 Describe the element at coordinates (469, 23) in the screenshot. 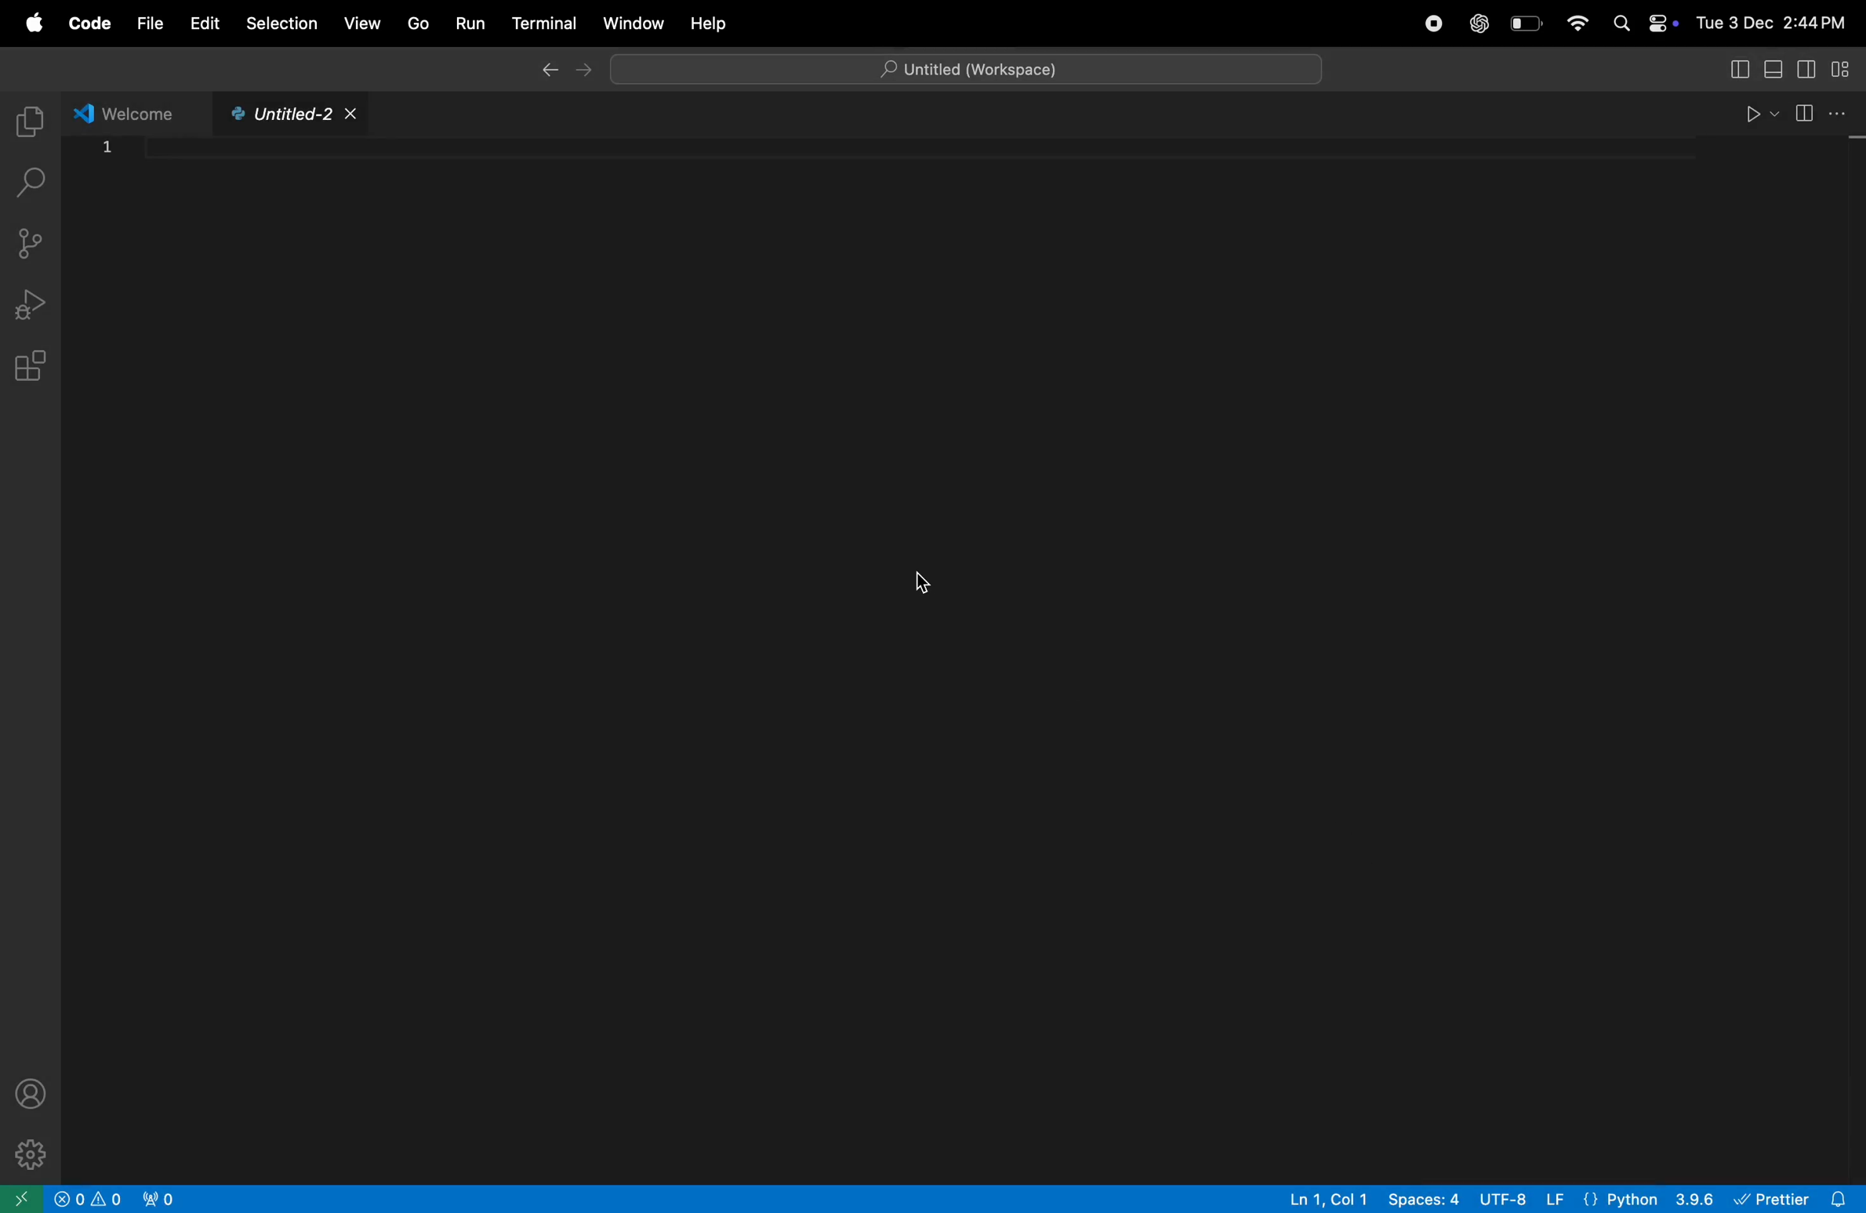

I see `run` at that location.